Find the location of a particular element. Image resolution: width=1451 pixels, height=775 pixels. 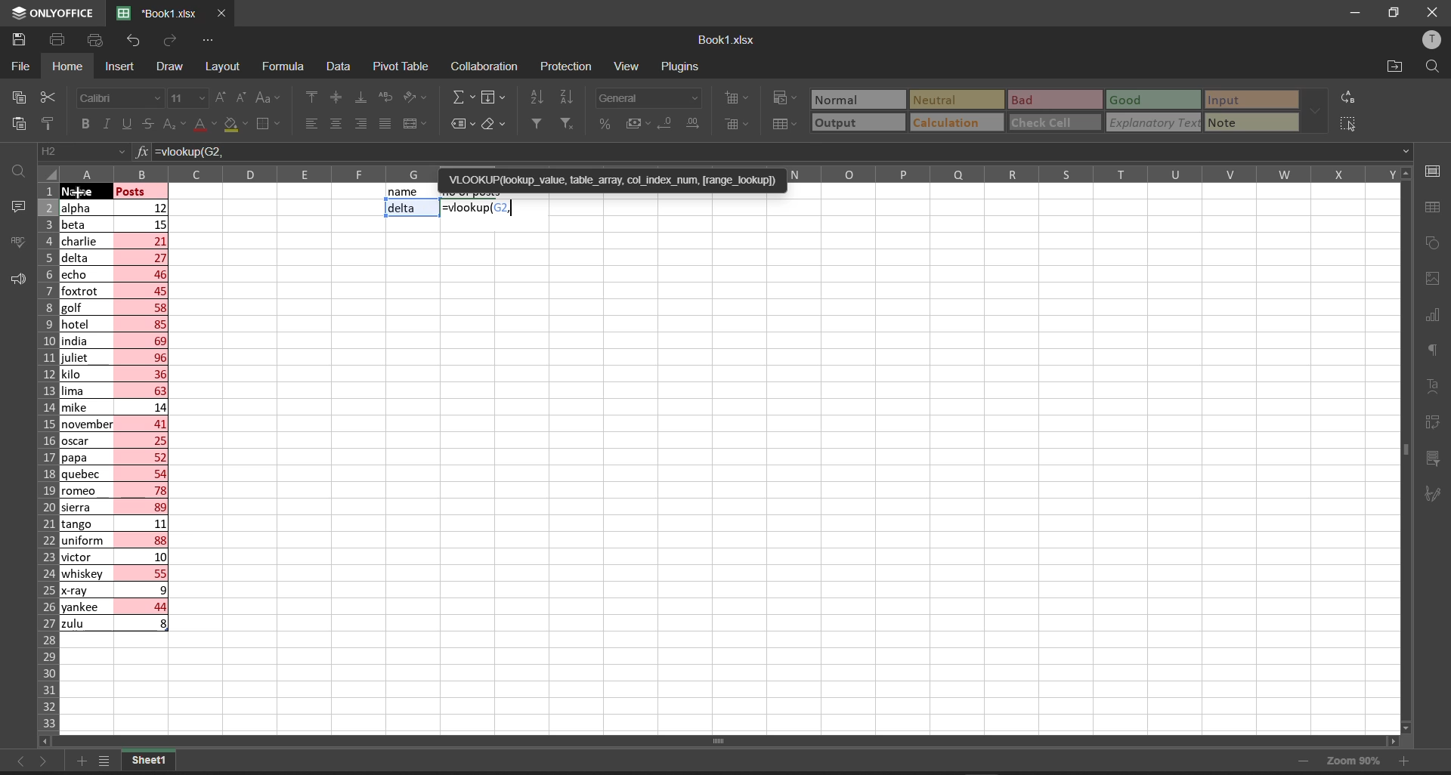

percent style is located at coordinates (602, 125).